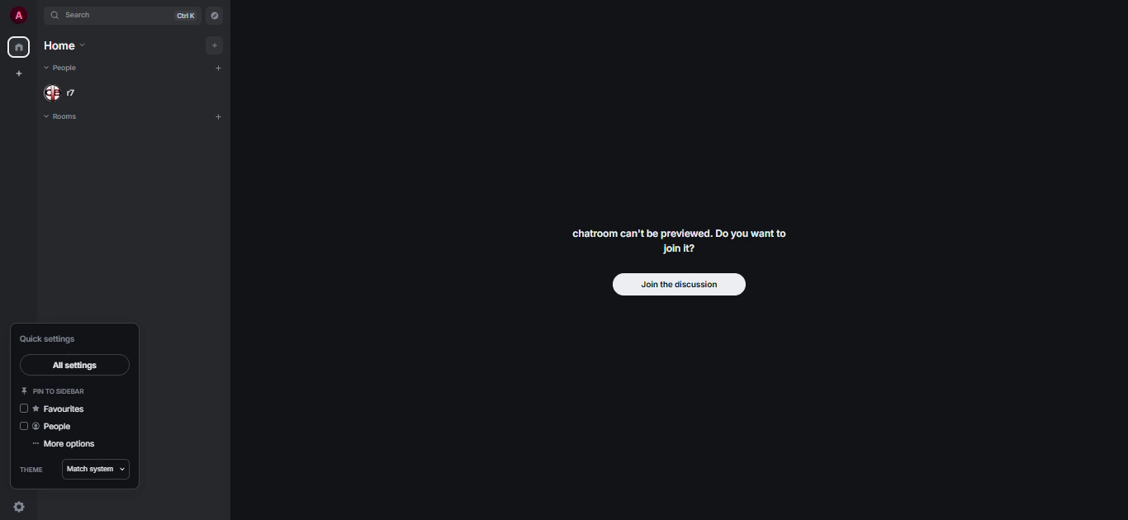 The height and width of the screenshot is (520, 1128). Describe the element at coordinates (23, 409) in the screenshot. I see `click to enable` at that location.